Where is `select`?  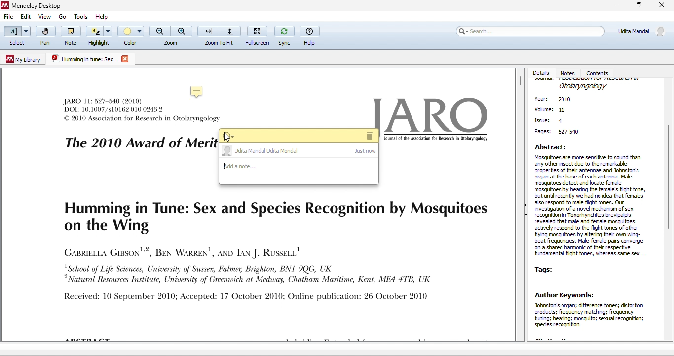 select is located at coordinates (16, 36).